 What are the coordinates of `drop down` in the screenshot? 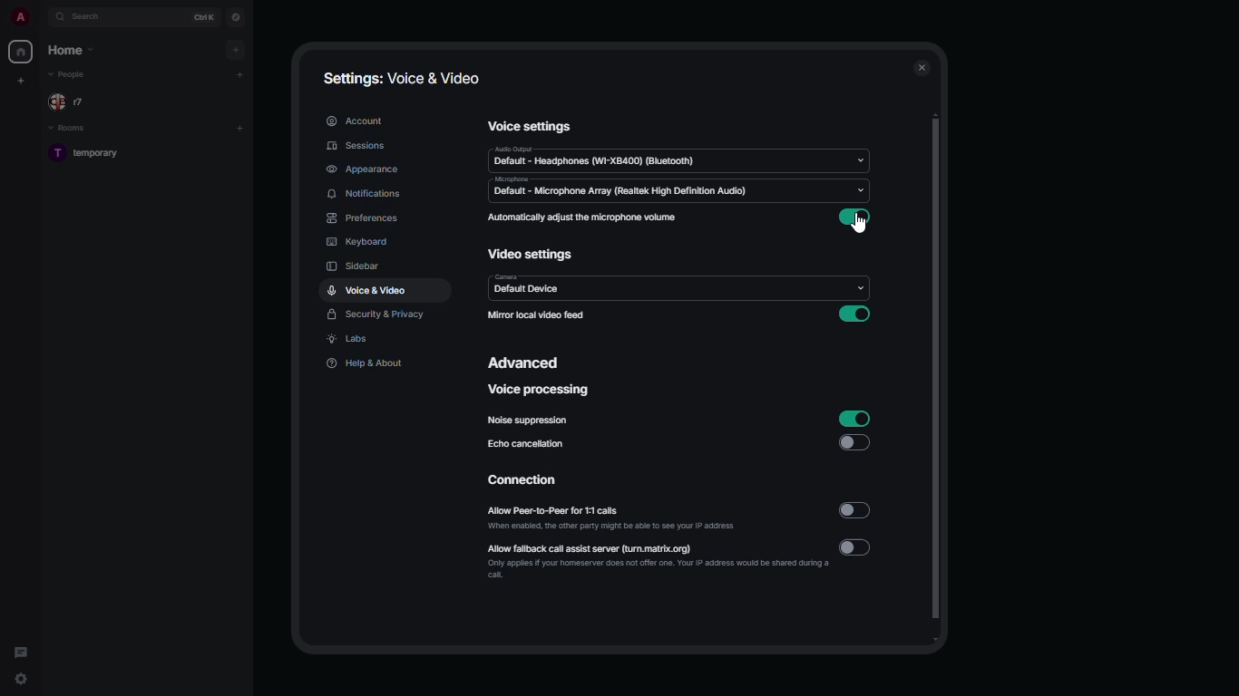 It's located at (862, 190).